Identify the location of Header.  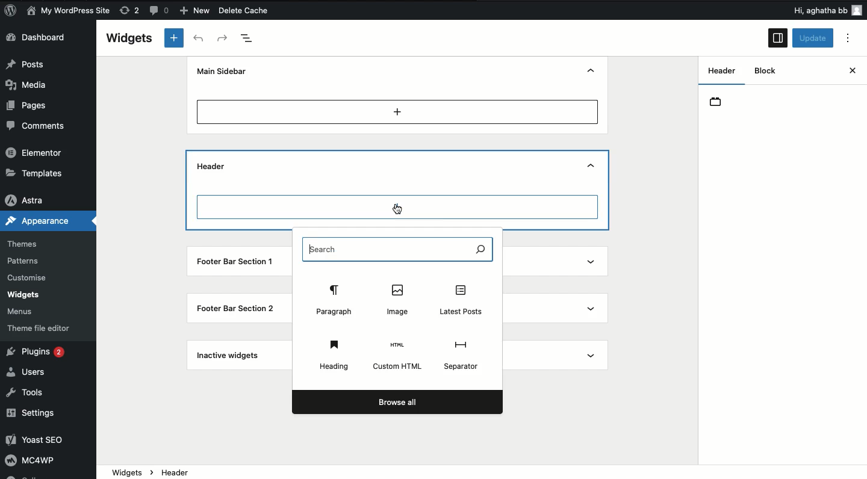
(212, 167).